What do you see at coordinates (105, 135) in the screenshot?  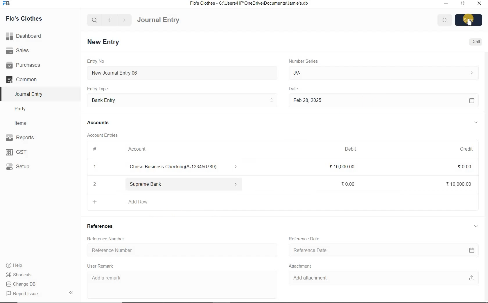 I see `Account Entries` at bounding box center [105, 135].